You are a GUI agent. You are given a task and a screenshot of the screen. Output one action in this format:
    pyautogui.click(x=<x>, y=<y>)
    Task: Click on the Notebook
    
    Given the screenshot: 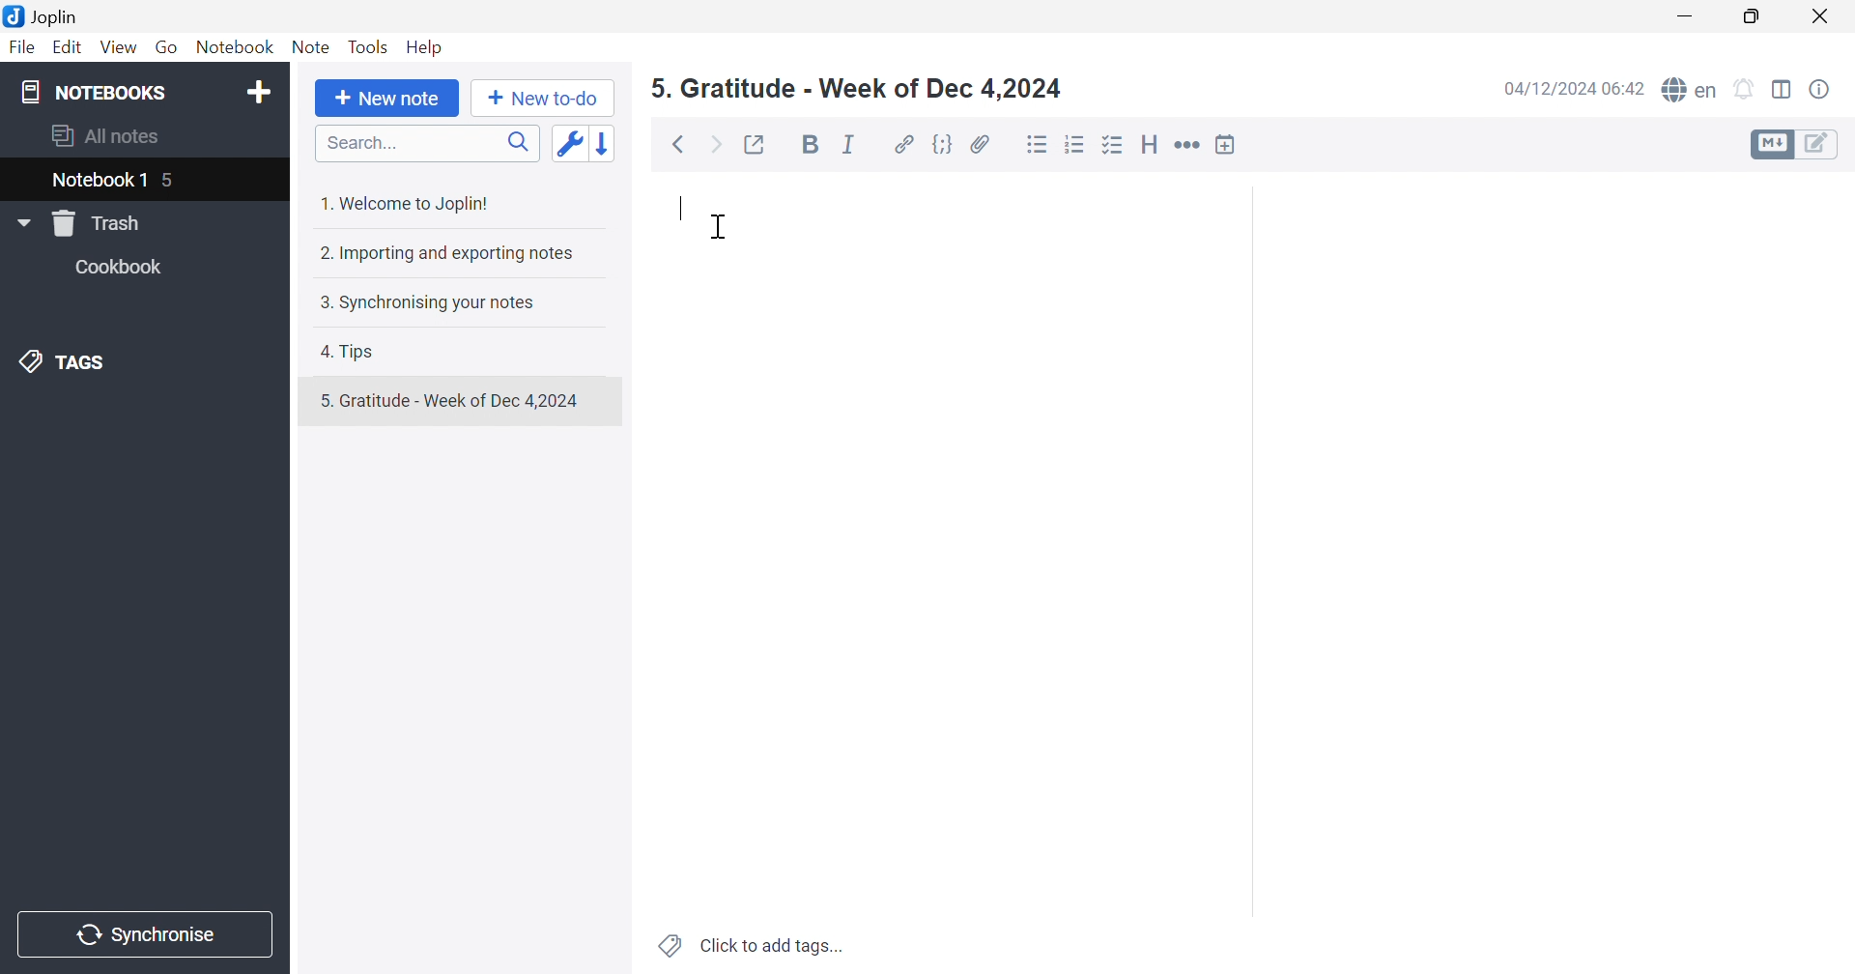 What is the action you would take?
    pyautogui.click(x=233, y=46)
    